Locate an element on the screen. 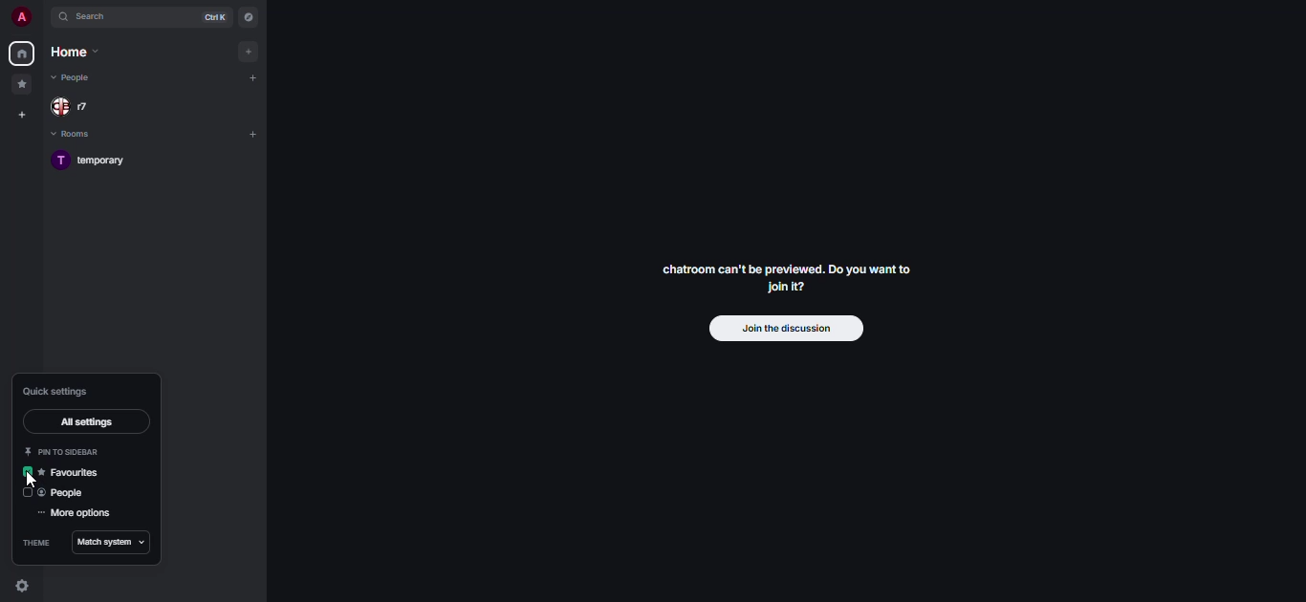 This screenshot has width=1306, height=602. click to enable is located at coordinates (27, 493).